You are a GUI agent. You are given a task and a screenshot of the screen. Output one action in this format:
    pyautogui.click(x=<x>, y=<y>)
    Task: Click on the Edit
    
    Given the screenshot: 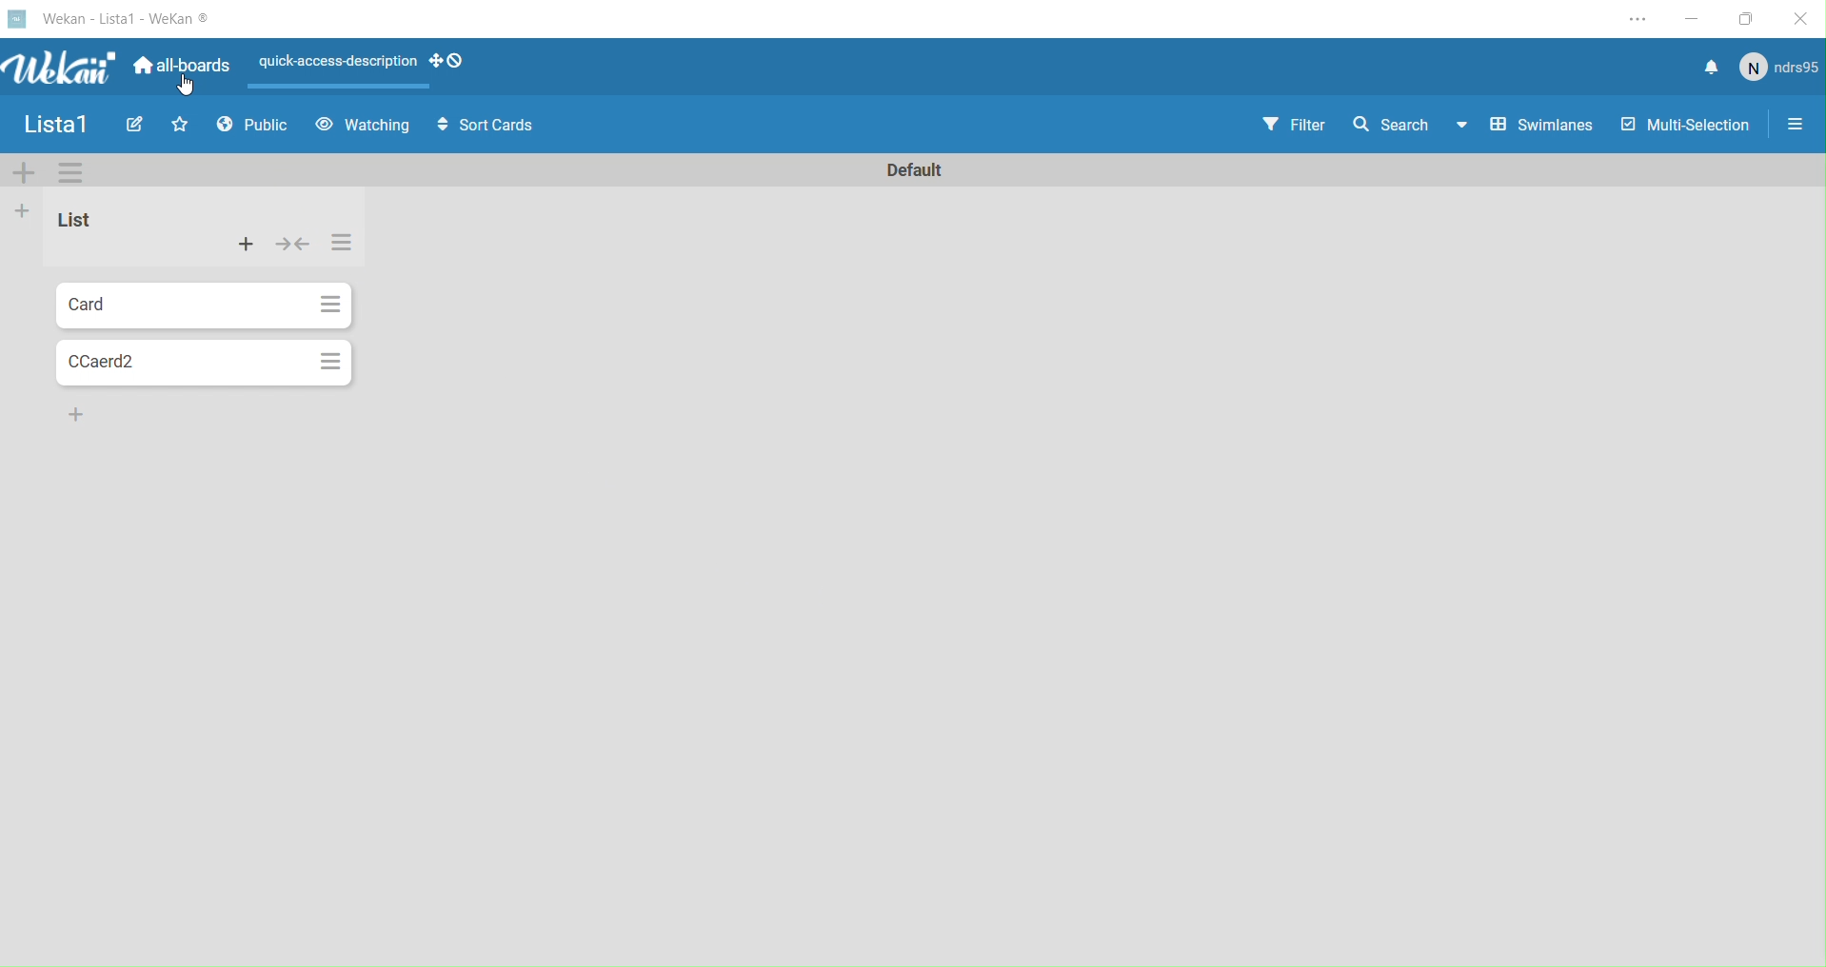 What is the action you would take?
    pyautogui.click(x=130, y=127)
    